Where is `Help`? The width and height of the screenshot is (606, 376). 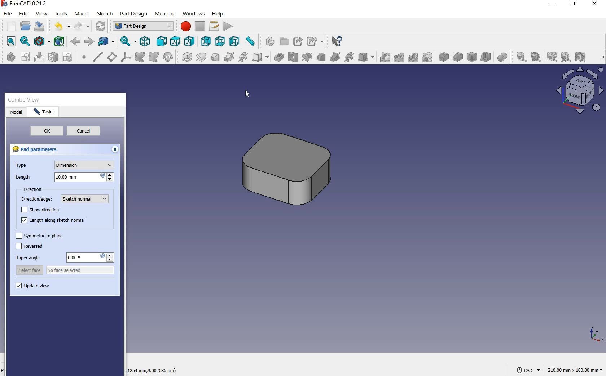 Help is located at coordinates (338, 40).